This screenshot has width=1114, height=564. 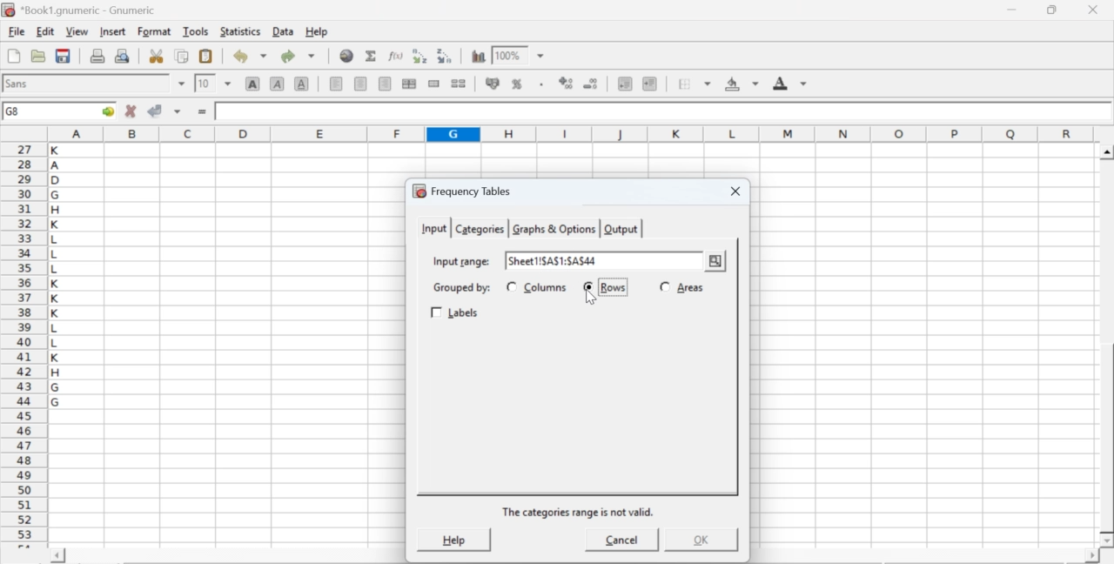 I want to click on Rows, so click(x=614, y=288).